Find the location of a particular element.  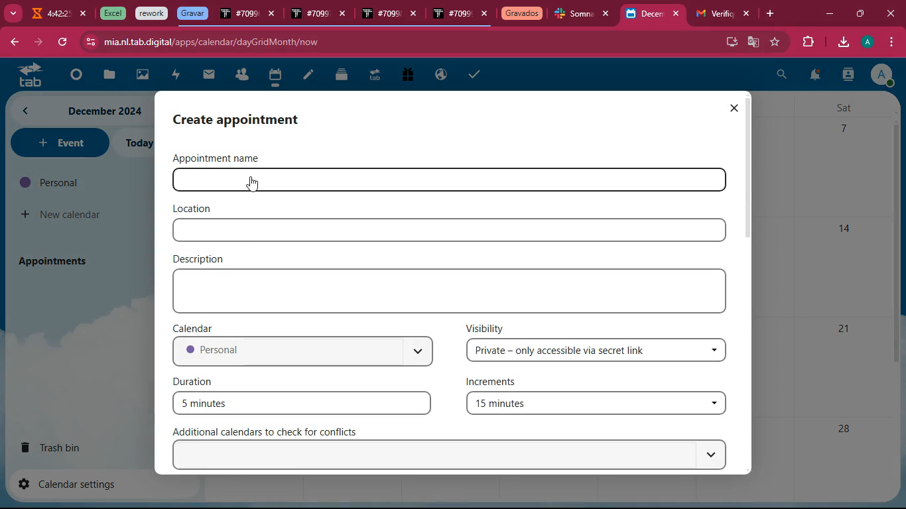

new calendar is located at coordinates (62, 215).